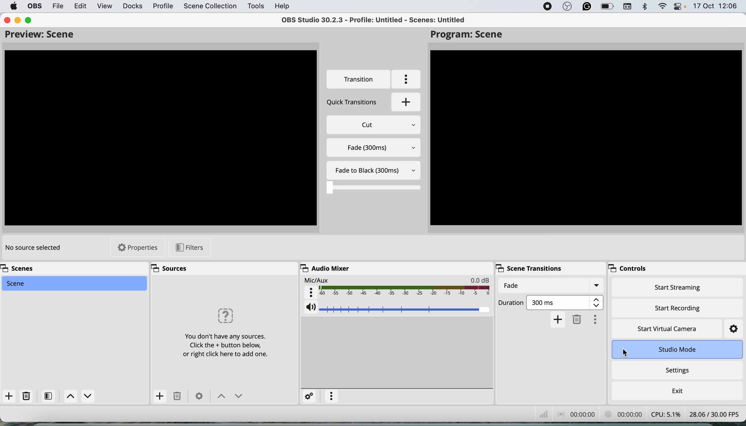 The image size is (746, 426). I want to click on bluetooth, so click(644, 6).